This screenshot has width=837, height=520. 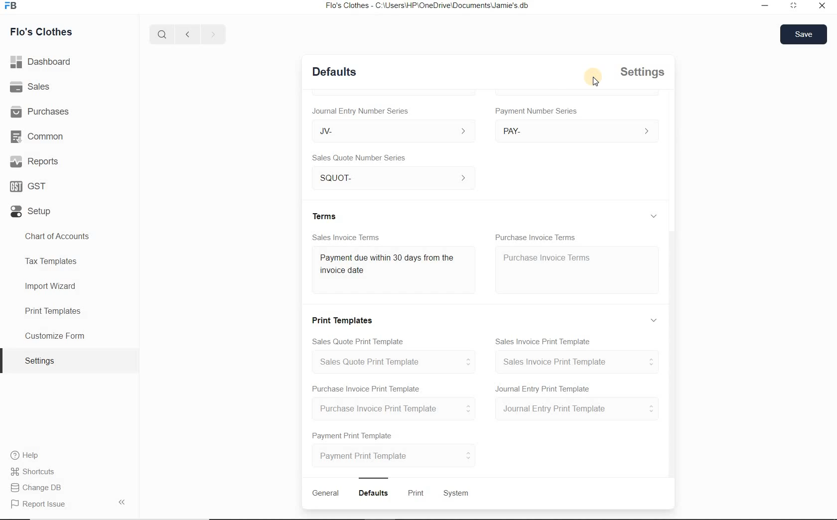 What do you see at coordinates (577, 269) in the screenshot?
I see `Purchase Invoice Terms` at bounding box center [577, 269].